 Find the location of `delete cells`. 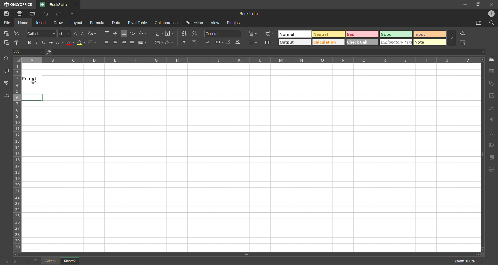

delete cells is located at coordinates (252, 43).